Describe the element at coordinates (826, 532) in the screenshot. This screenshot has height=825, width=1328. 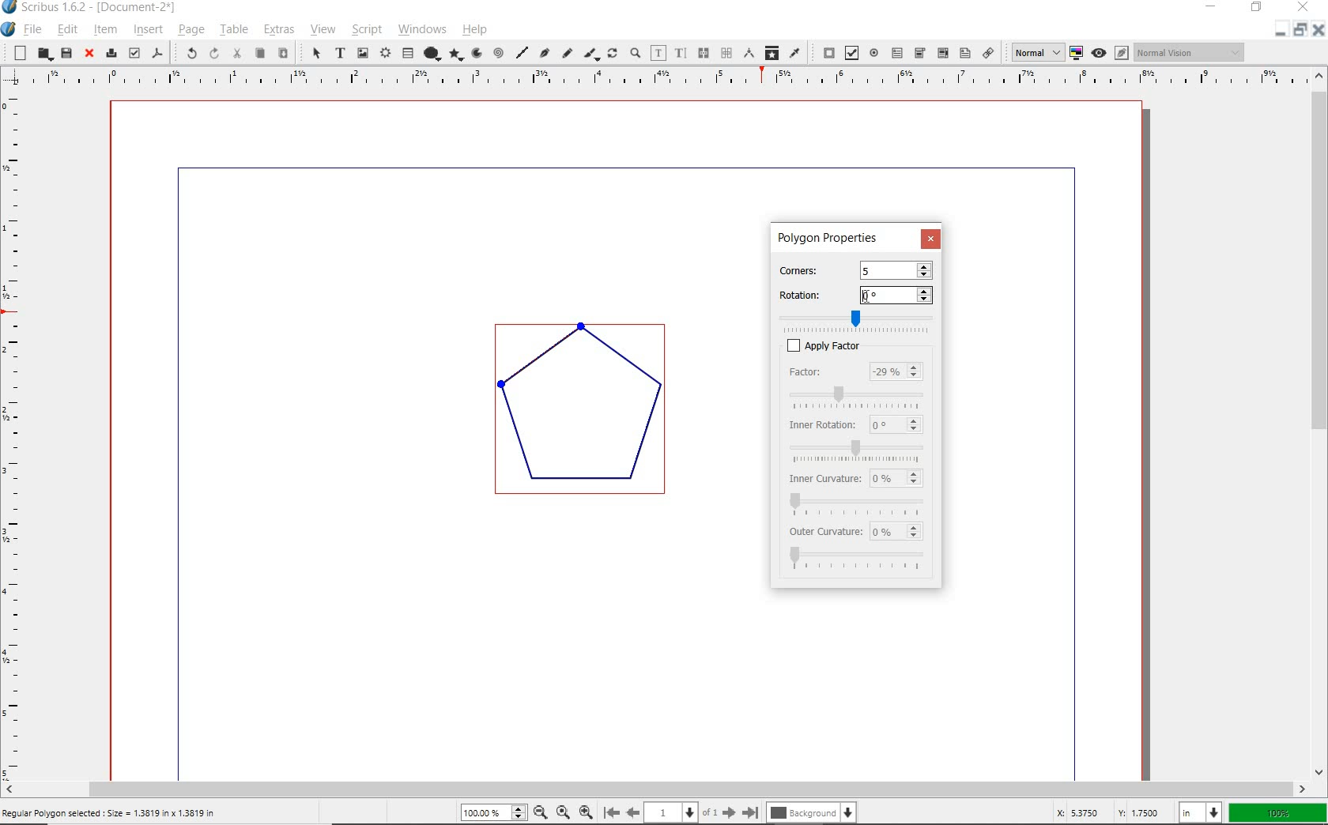
I see `OUTER CURVATURE` at that location.